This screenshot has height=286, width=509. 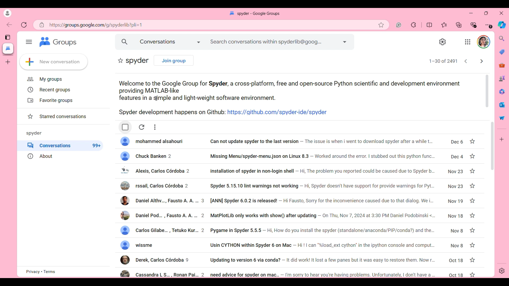 What do you see at coordinates (125, 42) in the screenshot?
I see `Search` at bounding box center [125, 42].